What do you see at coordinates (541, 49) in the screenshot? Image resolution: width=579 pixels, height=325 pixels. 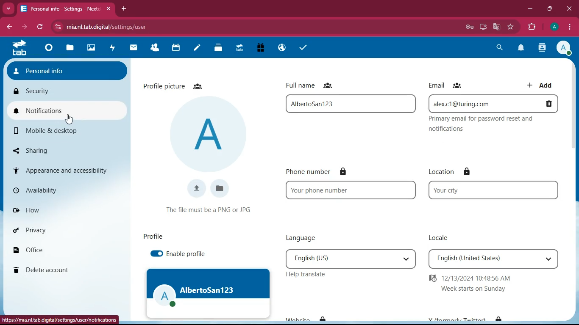 I see `contacts` at bounding box center [541, 49].